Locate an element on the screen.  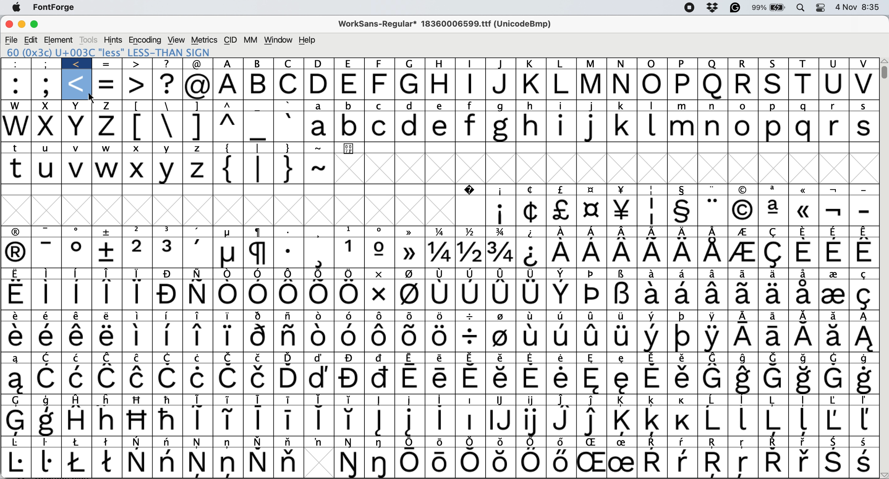
k is located at coordinates (623, 106).